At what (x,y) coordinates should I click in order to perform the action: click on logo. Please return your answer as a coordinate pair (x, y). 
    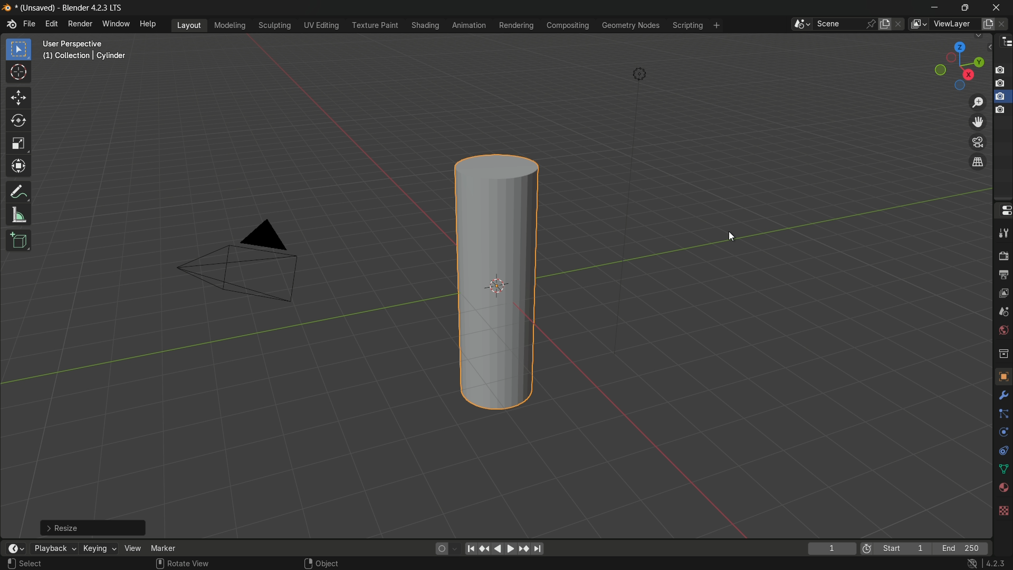
    Looking at the image, I should click on (11, 24).